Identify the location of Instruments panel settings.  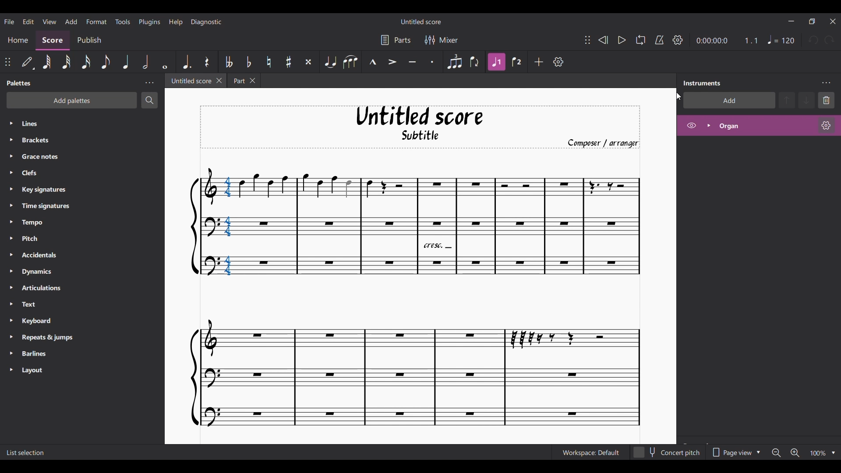
(826, 83).